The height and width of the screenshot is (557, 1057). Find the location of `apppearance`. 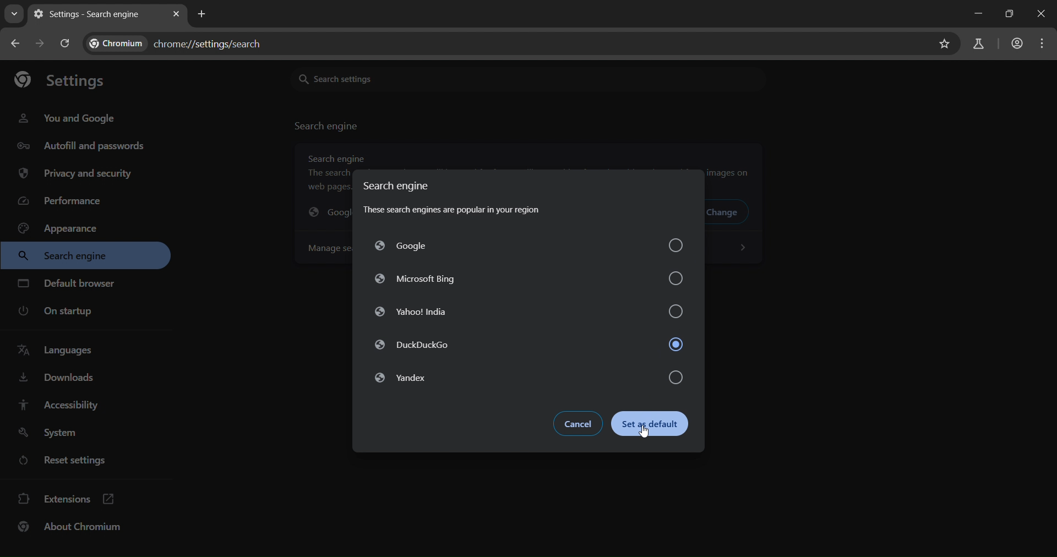

apppearance is located at coordinates (66, 227).